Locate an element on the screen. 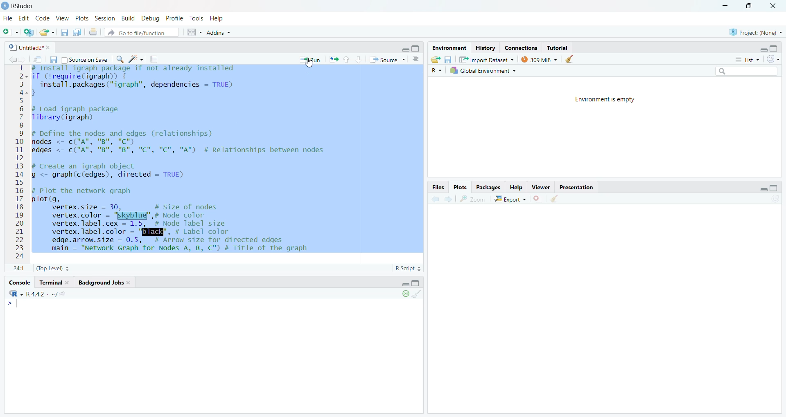 The height and width of the screenshot is (417, 786). Files is located at coordinates (436, 186).